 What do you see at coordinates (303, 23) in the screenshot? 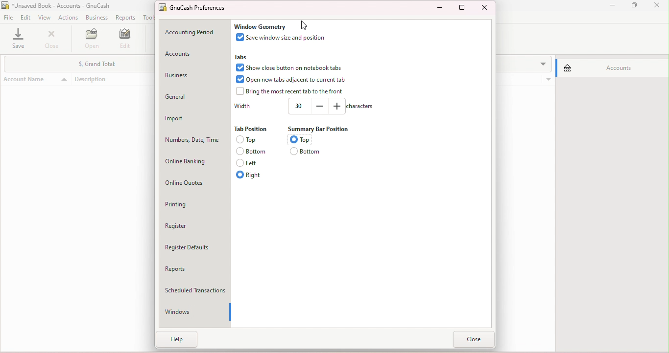
I see `cursor` at bounding box center [303, 23].